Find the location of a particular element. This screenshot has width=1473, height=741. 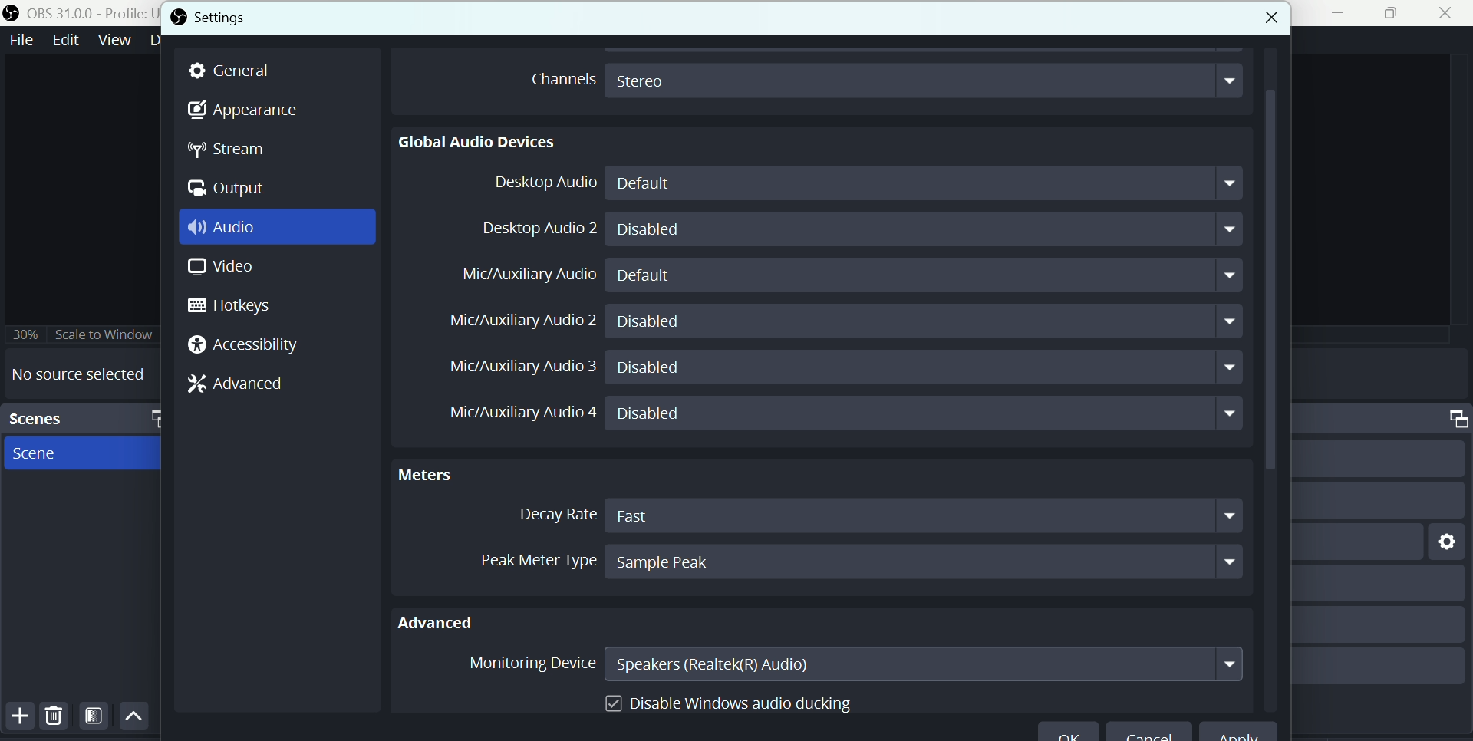

OBS logo is located at coordinates (13, 12).